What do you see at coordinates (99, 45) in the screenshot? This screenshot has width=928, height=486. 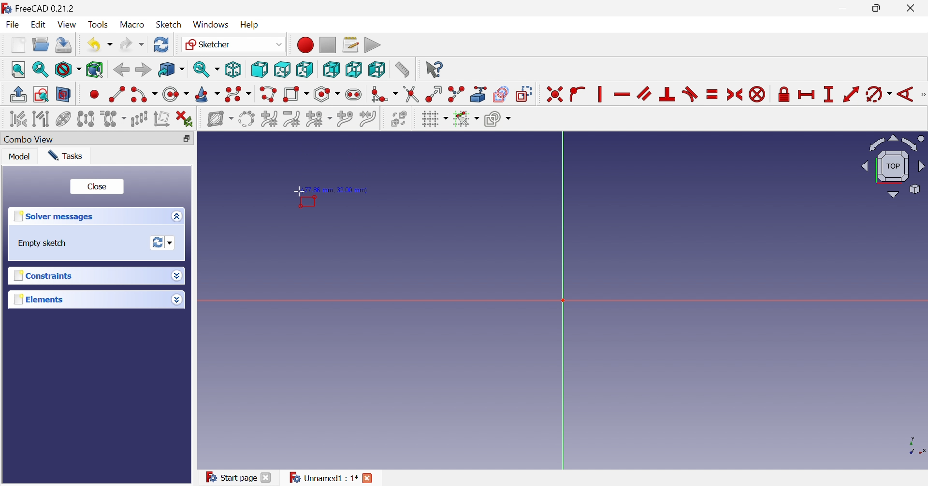 I see `Undo` at bounding box center [99, 45].